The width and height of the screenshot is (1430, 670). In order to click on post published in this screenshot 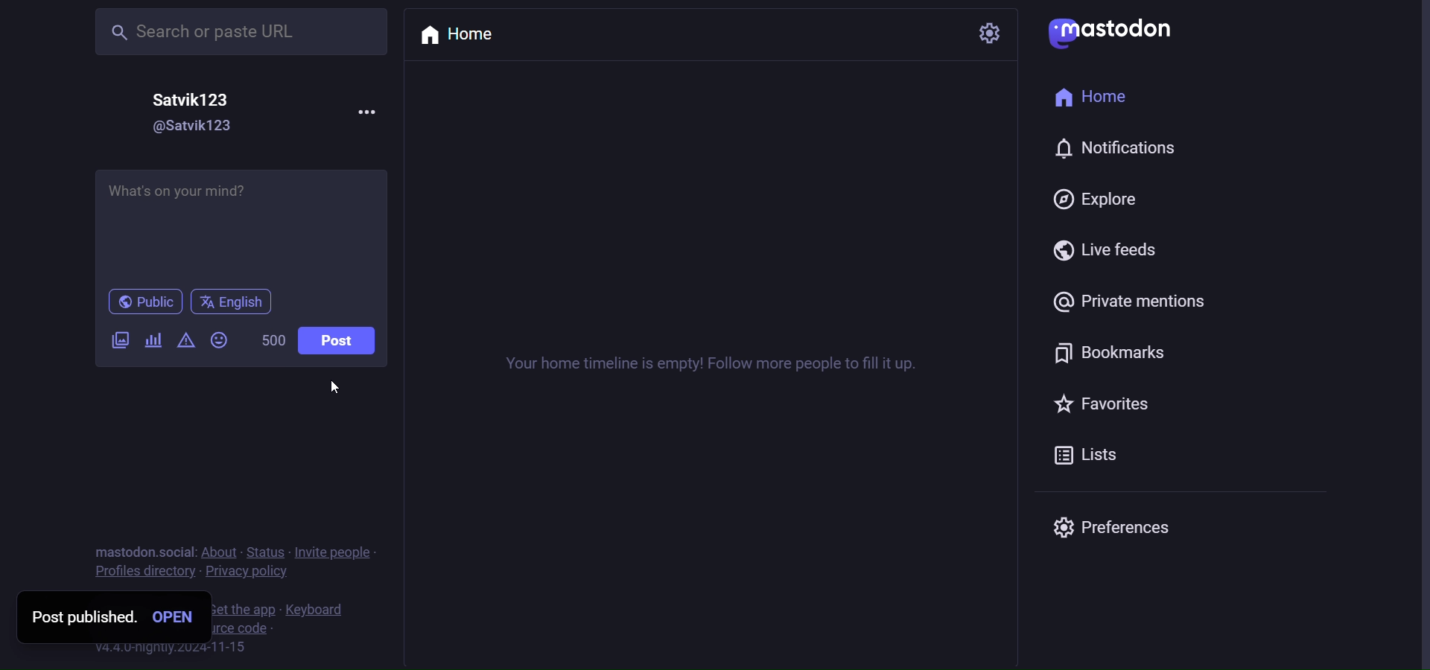, I will do `click(77, 615)`.